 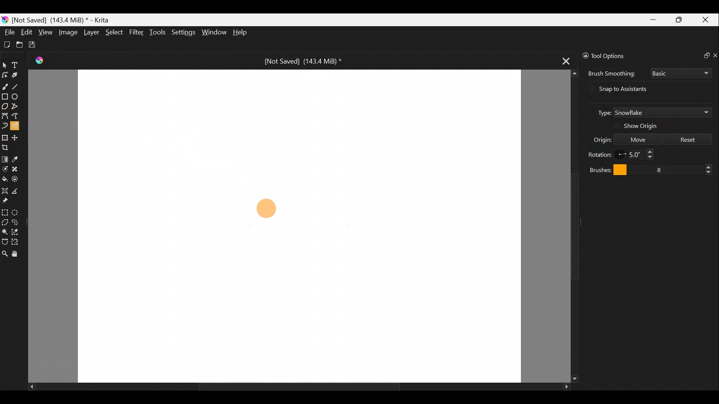 What do you see at coordinates (638, 138) in the screenshot?
I see `Move` at bounding box center [638, 138].